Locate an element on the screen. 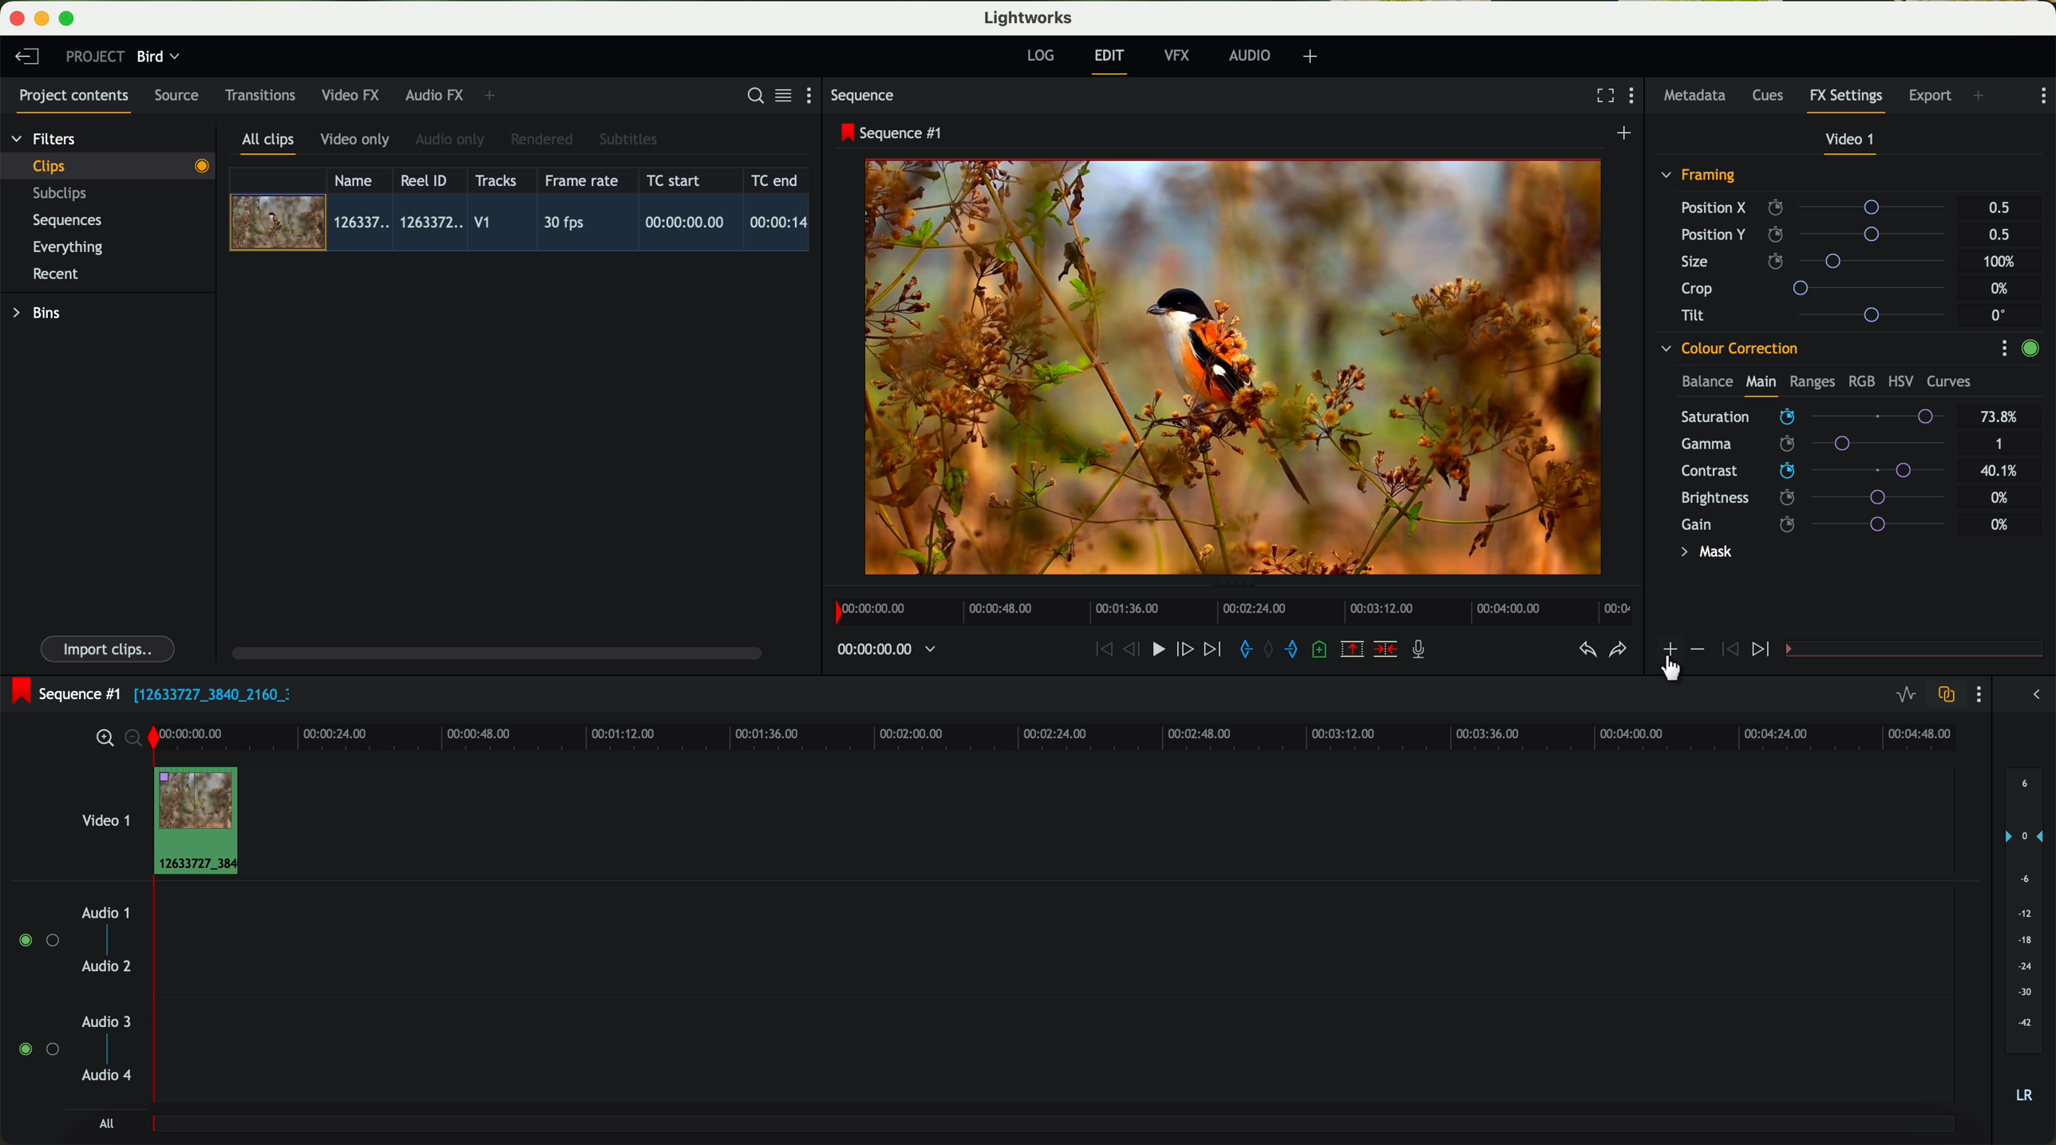  show settings menu is located at coordinates (816, 95).